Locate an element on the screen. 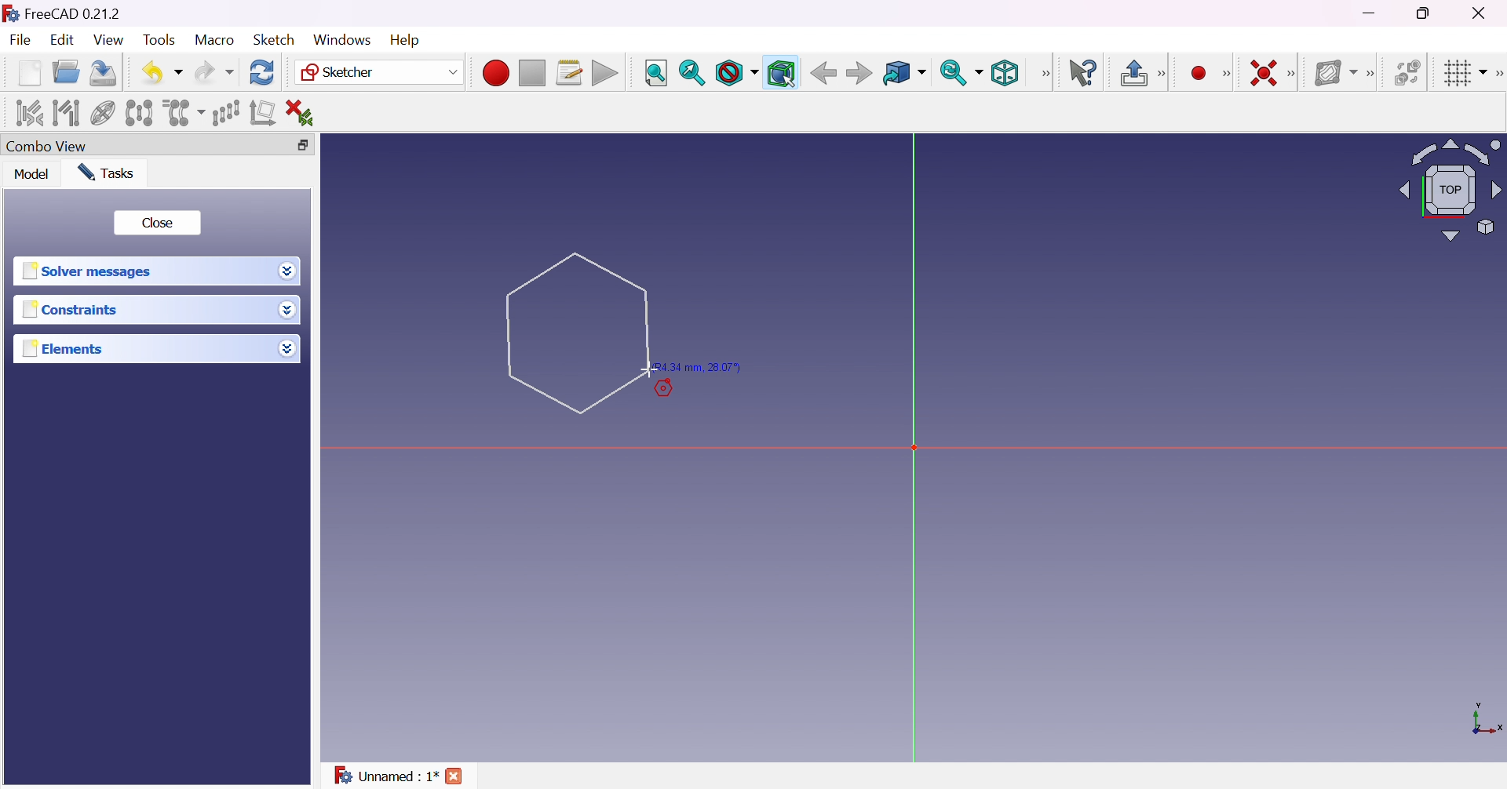 This screenshot has width=1507, height=789. Execute macro is located at coordinates (605, 75).